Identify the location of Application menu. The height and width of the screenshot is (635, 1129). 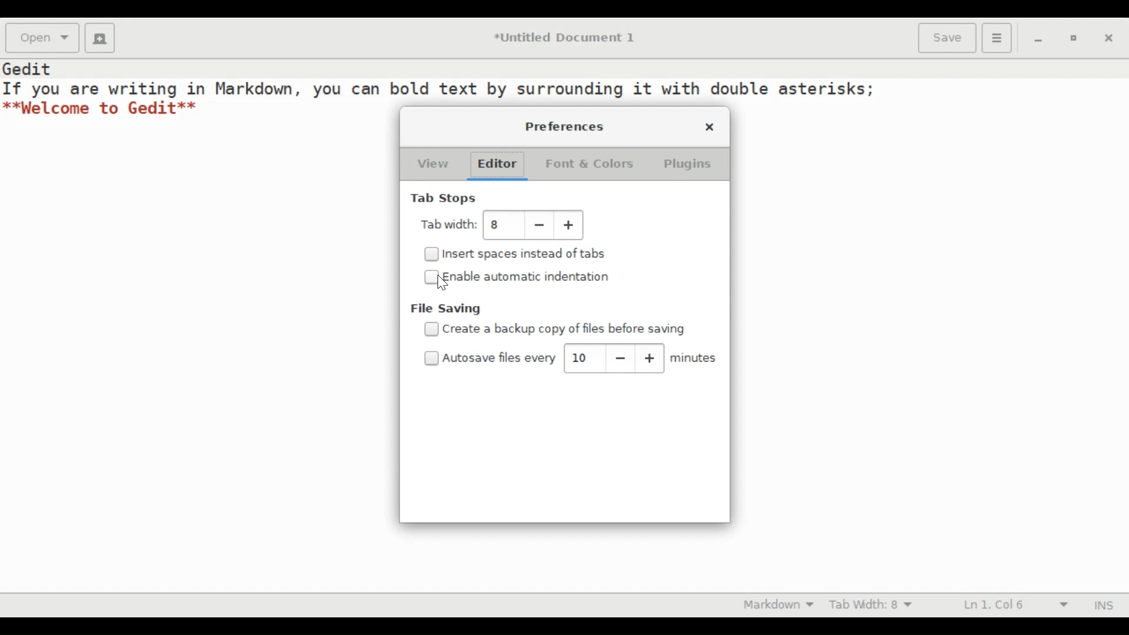
(997, 38).